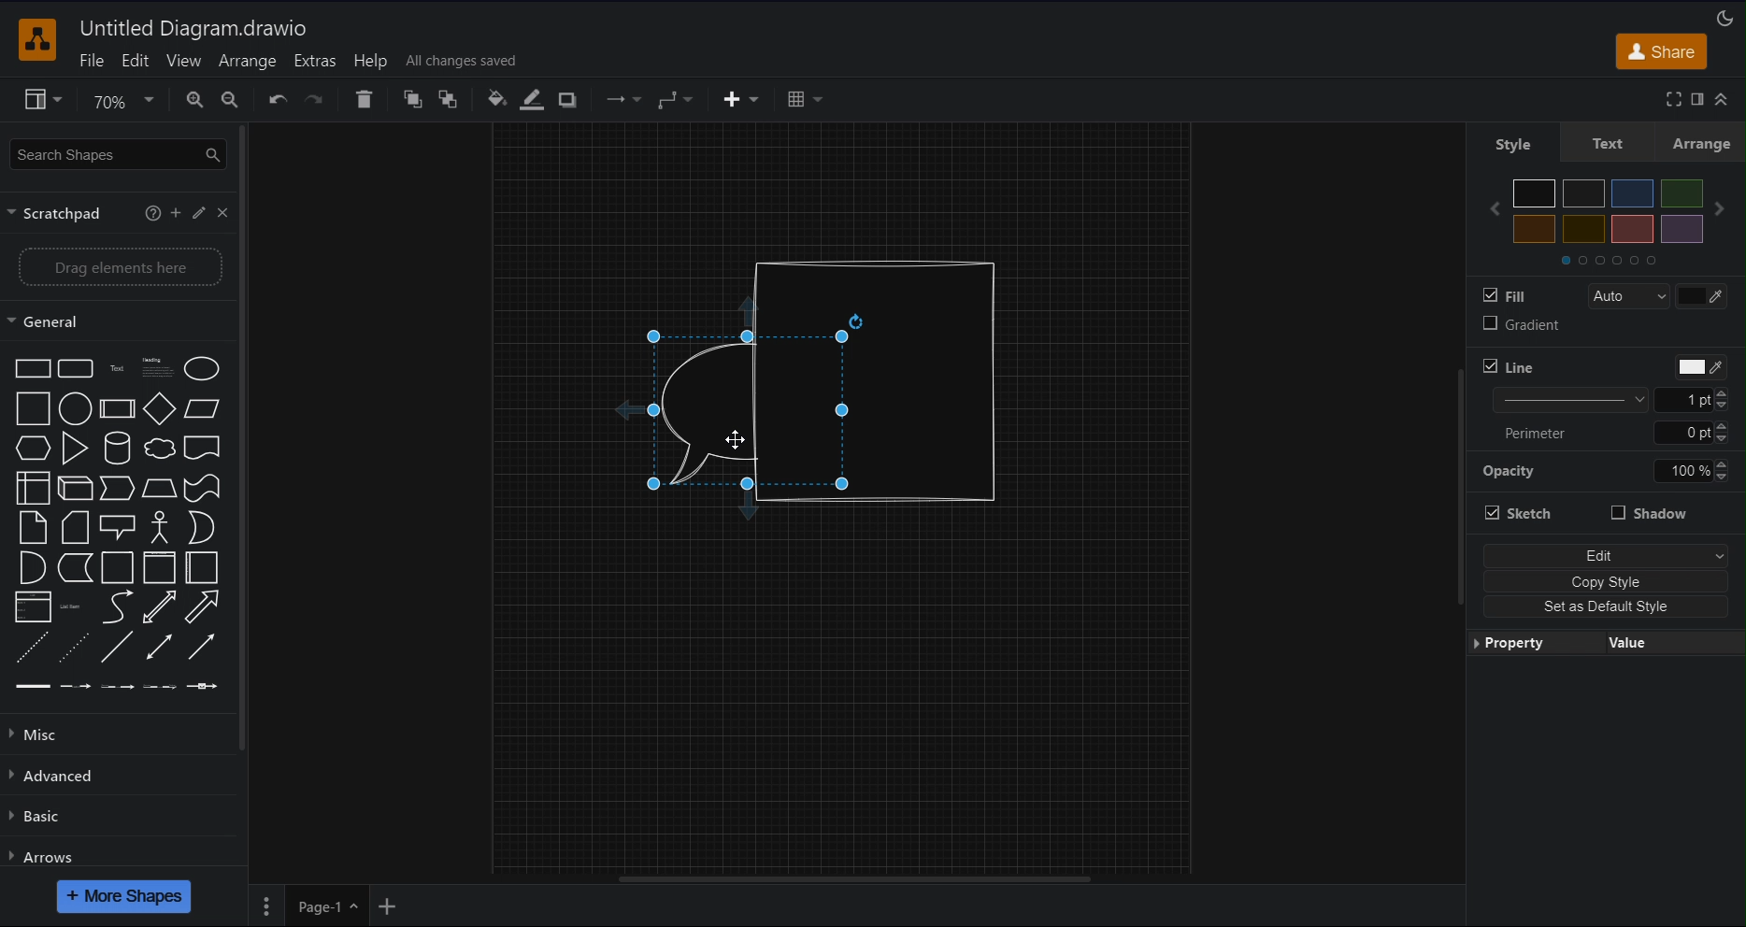  What do you see at coordinates (117, 648) in the screenshot?
I see `Line` at bounding box center [117, 648].